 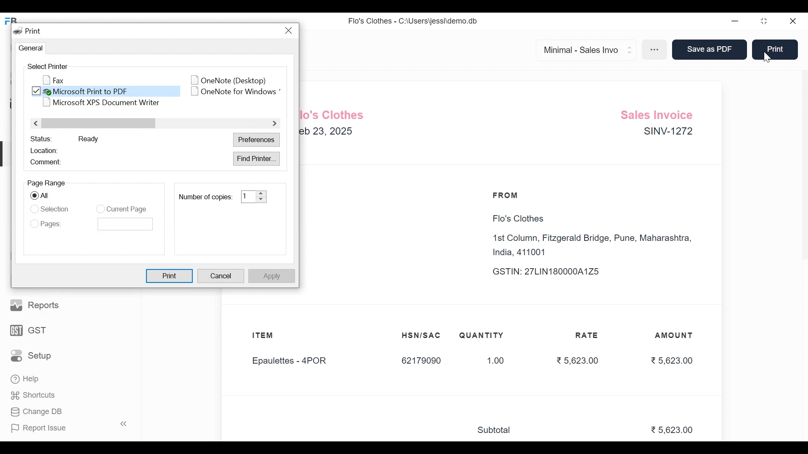 What do you see at coordinates (170, 276) in the screenshot?
I see `Print` at bounding box center [170, 276].